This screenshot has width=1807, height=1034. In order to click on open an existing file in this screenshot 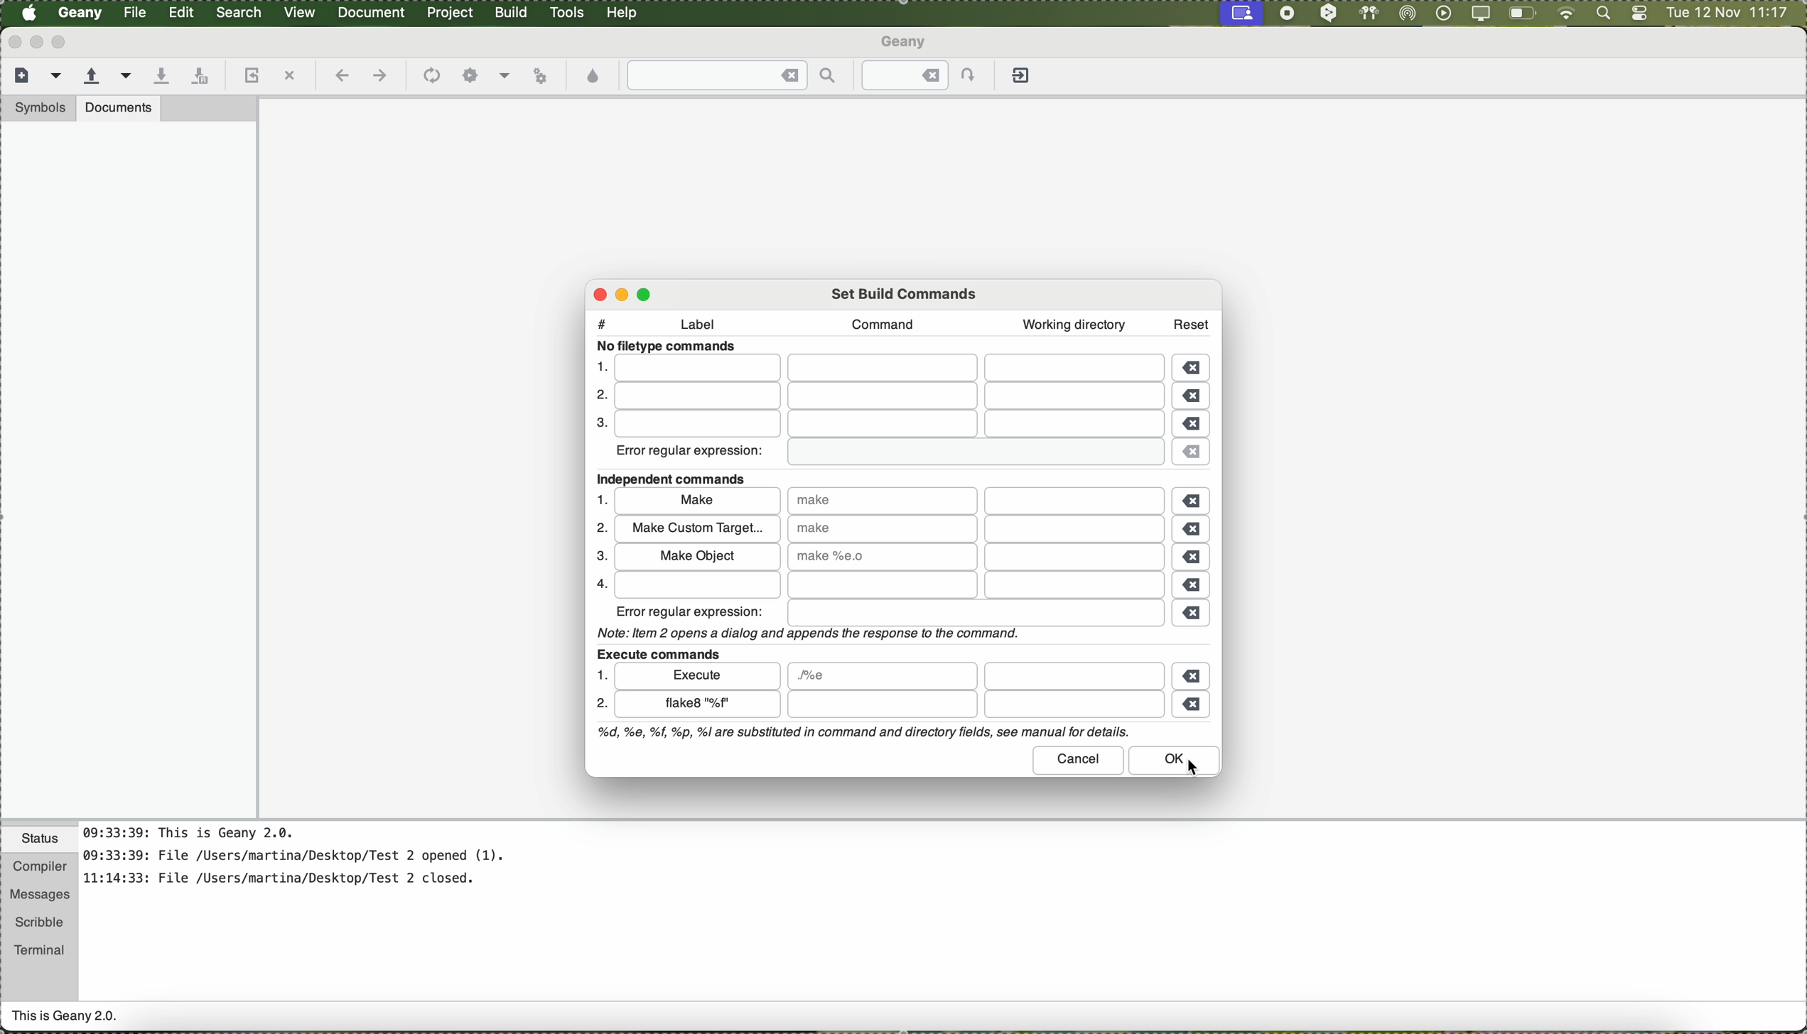, I will do `click(92, 77)`.